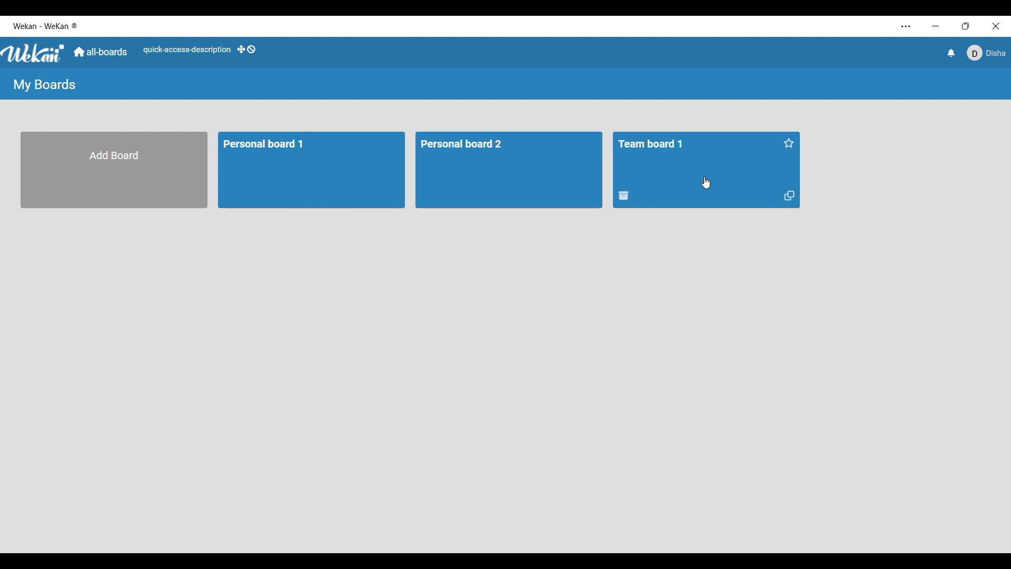 The width and height of the screenshot is (1011, 569). Describe the element at coordinates (789, 143) in the screenshot. I see `Star board` at that location.